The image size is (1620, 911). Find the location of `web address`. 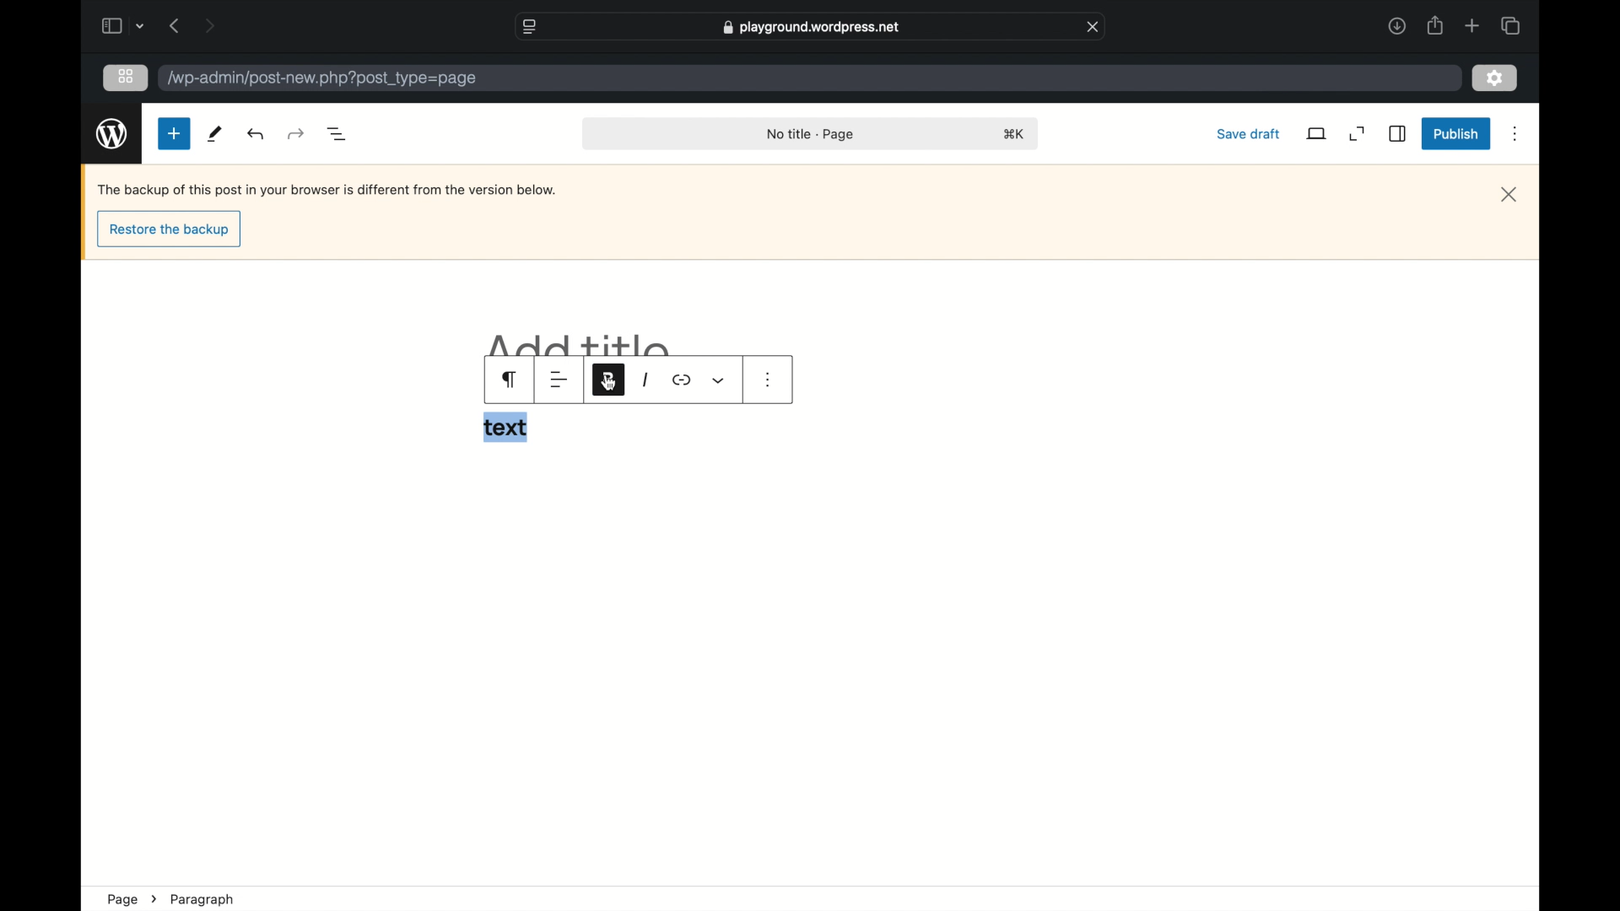

web address is located at coordinates (811, 28).